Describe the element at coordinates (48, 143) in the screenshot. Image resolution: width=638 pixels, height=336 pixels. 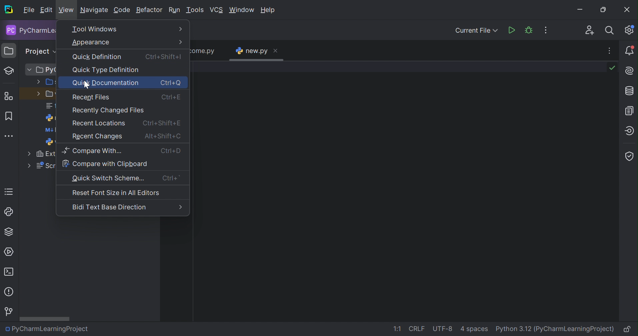
I see `welcome.py` at that location.